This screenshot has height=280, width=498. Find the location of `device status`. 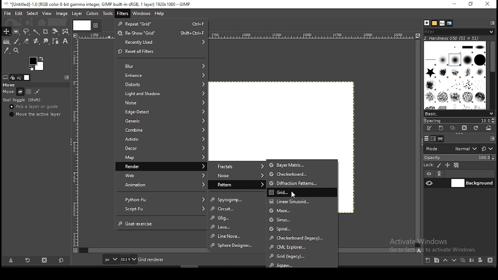

device status is located at coordinates (12, 77).